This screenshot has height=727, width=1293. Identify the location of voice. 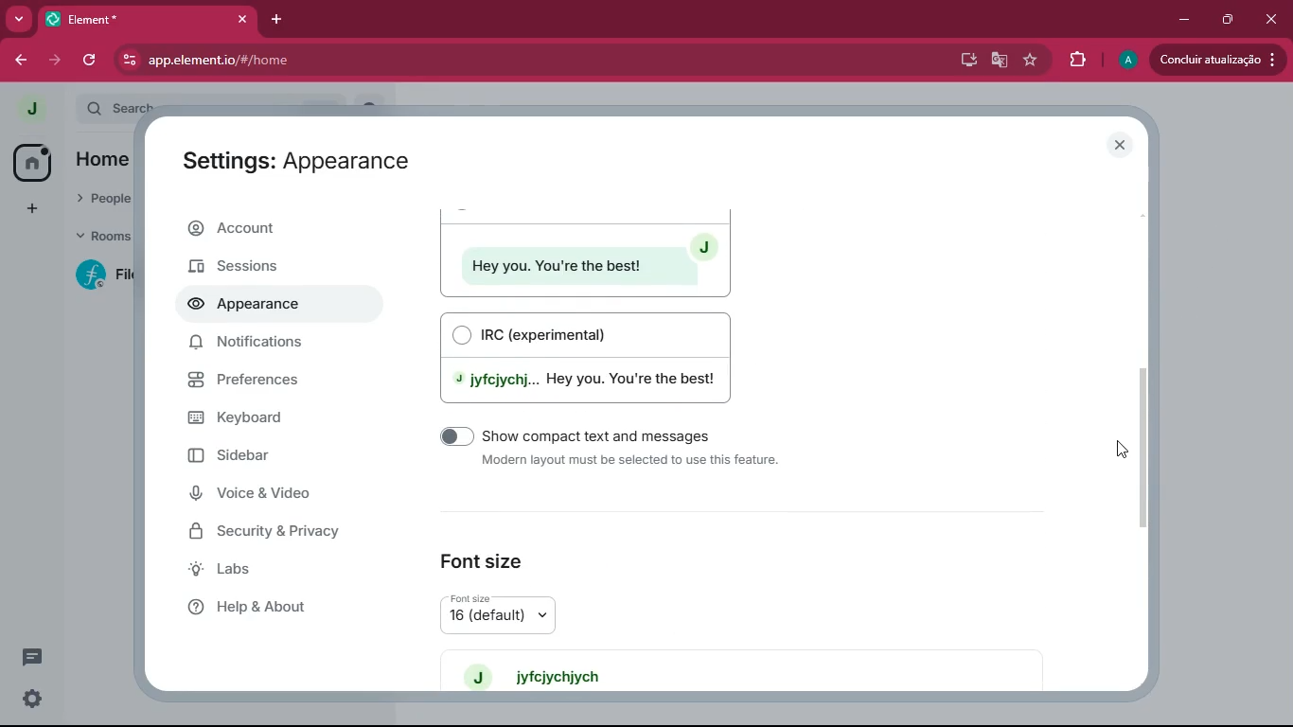
(271, 496).